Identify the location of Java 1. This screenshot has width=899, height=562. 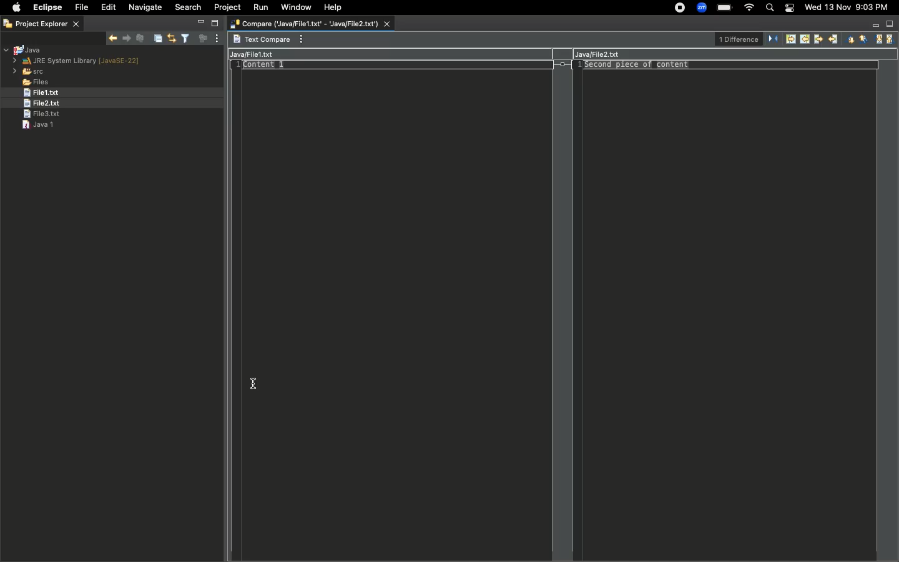
(37, 124).